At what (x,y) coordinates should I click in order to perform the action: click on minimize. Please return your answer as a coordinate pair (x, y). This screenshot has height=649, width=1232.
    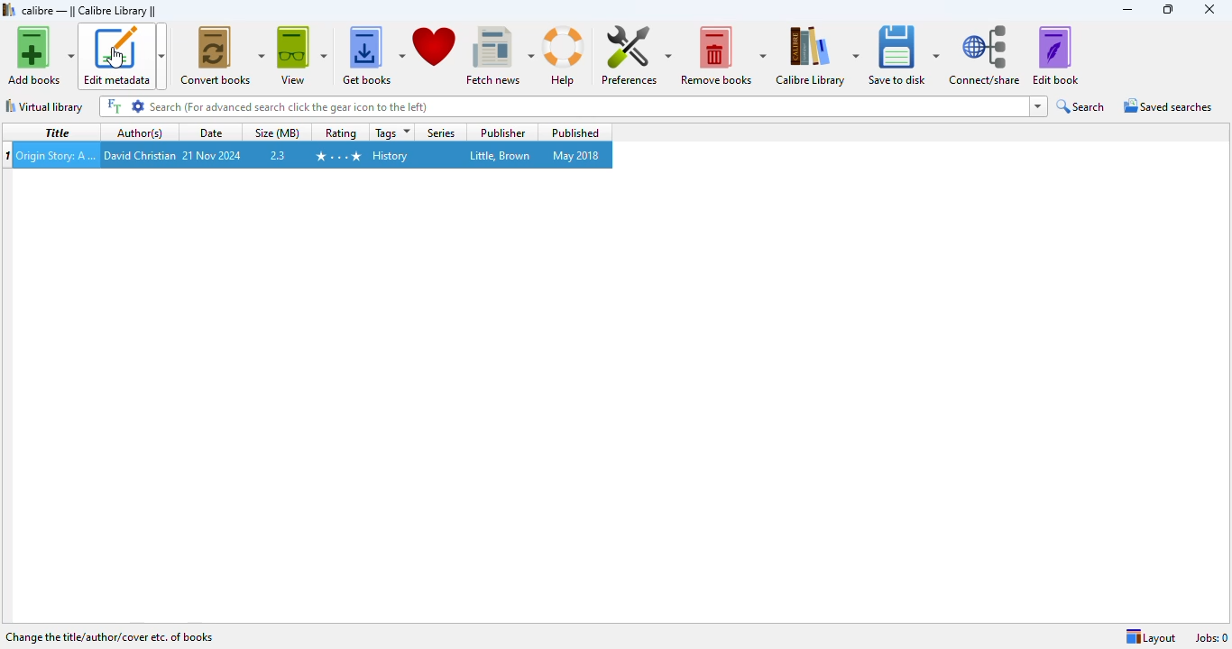
    Looking at the image, I should click on (1127, 9).